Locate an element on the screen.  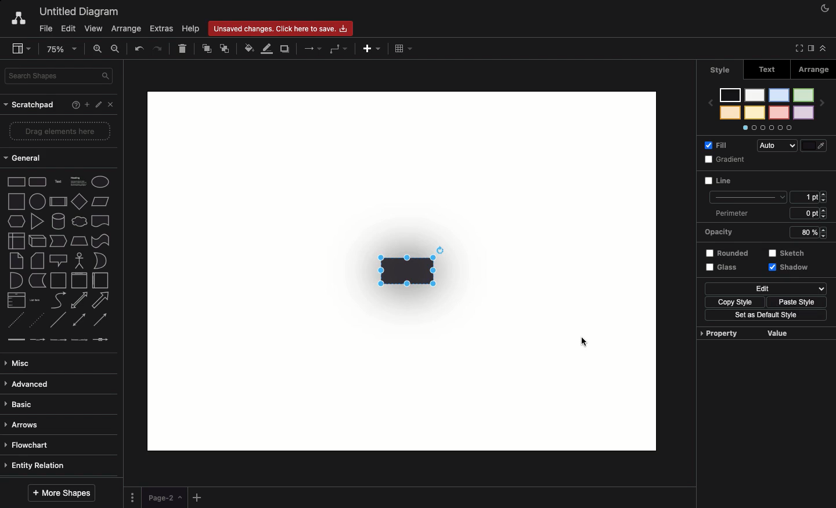
actor is located at coordinates (81, 260).